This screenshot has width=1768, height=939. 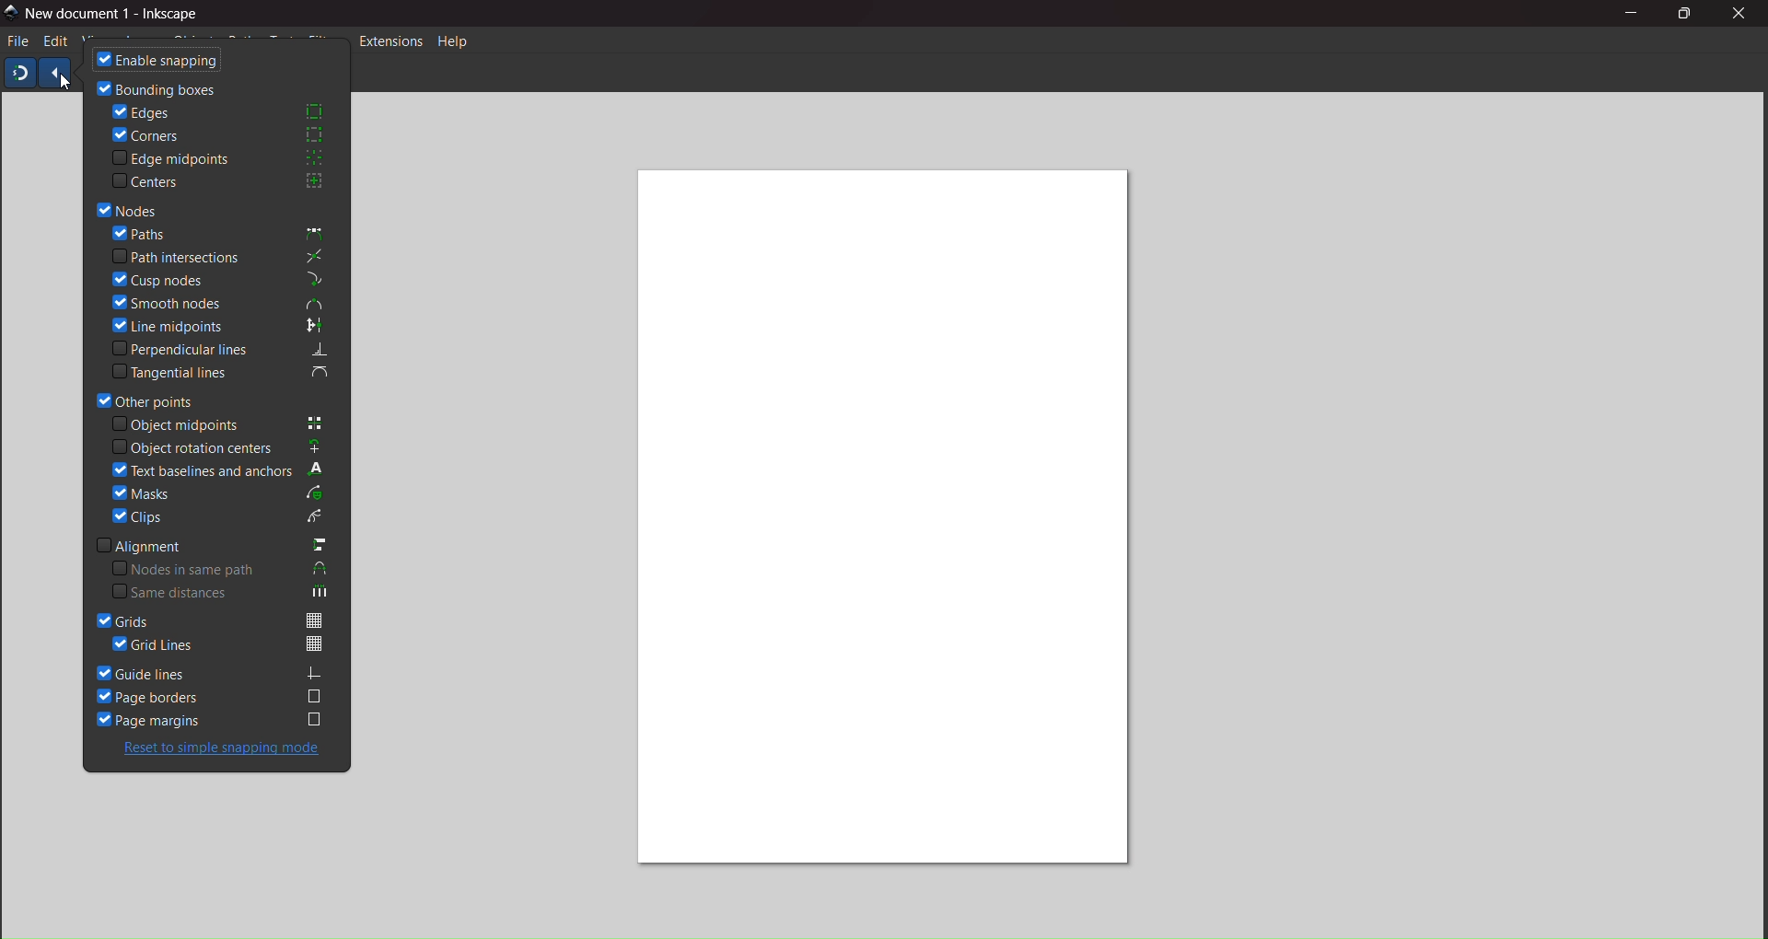 What do you see at coordinates (225, 592) in the screenshot?
I see `same distance` at bounding box center [225, 592].